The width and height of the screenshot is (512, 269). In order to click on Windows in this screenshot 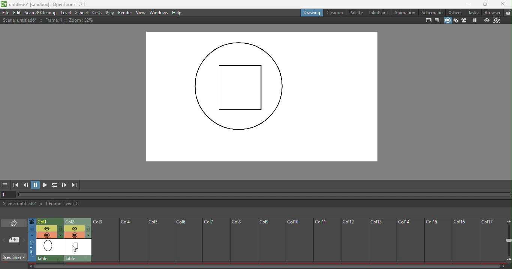, I will do `click(159, 13)`.